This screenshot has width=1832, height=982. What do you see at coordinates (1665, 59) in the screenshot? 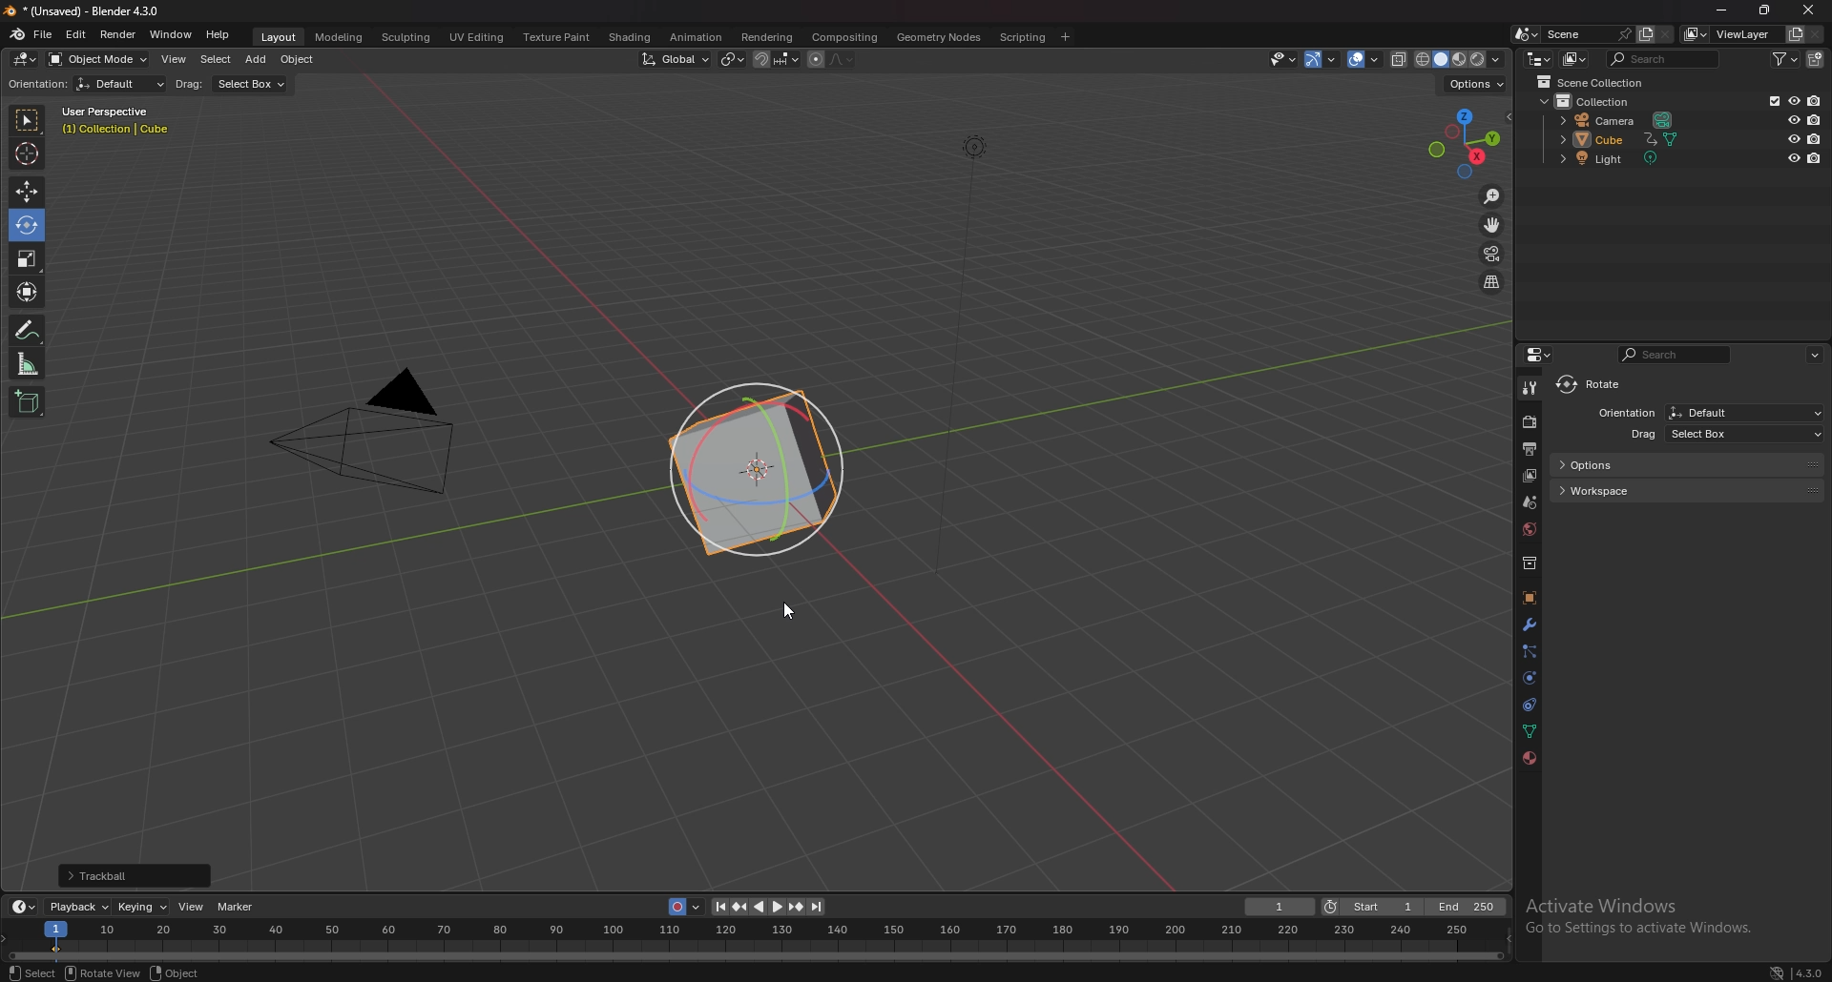
I see `search` at bounding box center [1665, 59].